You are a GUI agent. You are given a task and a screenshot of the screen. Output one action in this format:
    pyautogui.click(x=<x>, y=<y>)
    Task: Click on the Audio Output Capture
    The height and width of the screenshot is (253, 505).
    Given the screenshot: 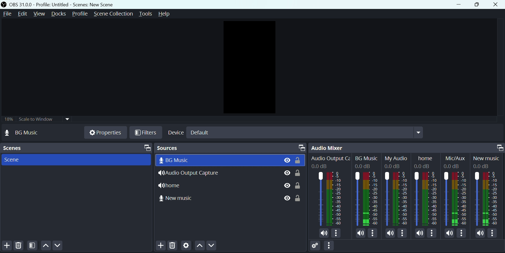 What is the action you would take?
    pyautogui.click(x=190, y=172)
    